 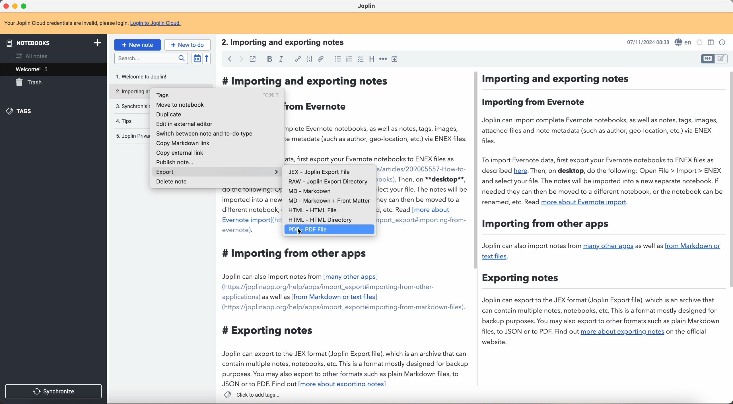 I want to click on toggle sort order field, so click(x=196, y=58).